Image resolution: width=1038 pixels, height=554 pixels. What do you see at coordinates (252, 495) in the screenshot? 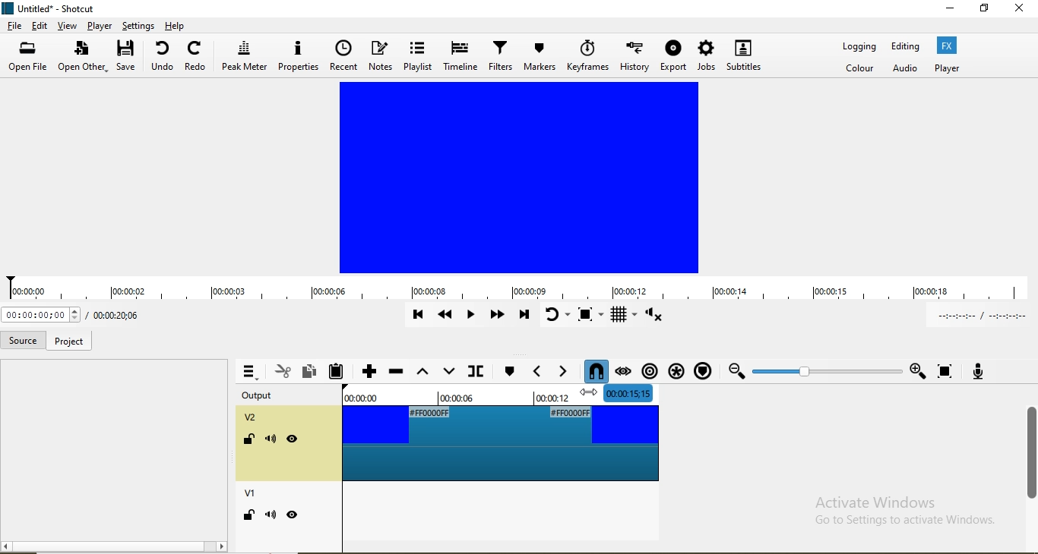
I see `v1` at bounding box center [252, 495].